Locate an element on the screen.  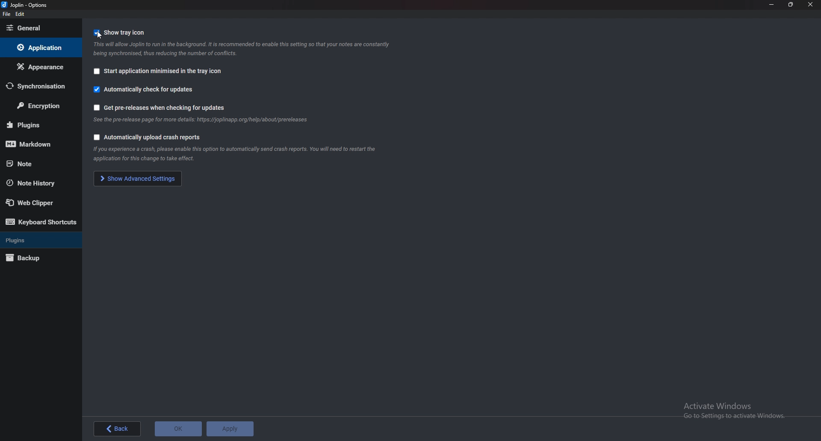
Mark down is located at coordinates (37, 143).